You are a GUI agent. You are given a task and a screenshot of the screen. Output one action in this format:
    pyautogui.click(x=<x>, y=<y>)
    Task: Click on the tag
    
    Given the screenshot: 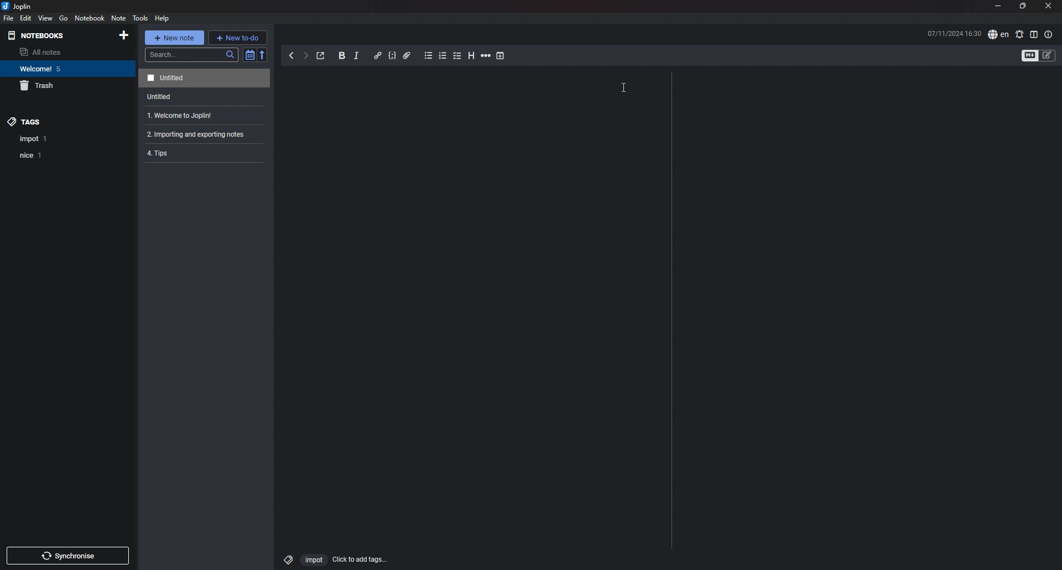 What is the action you would take?
    pyautogui.click(x=286, y=558)
    